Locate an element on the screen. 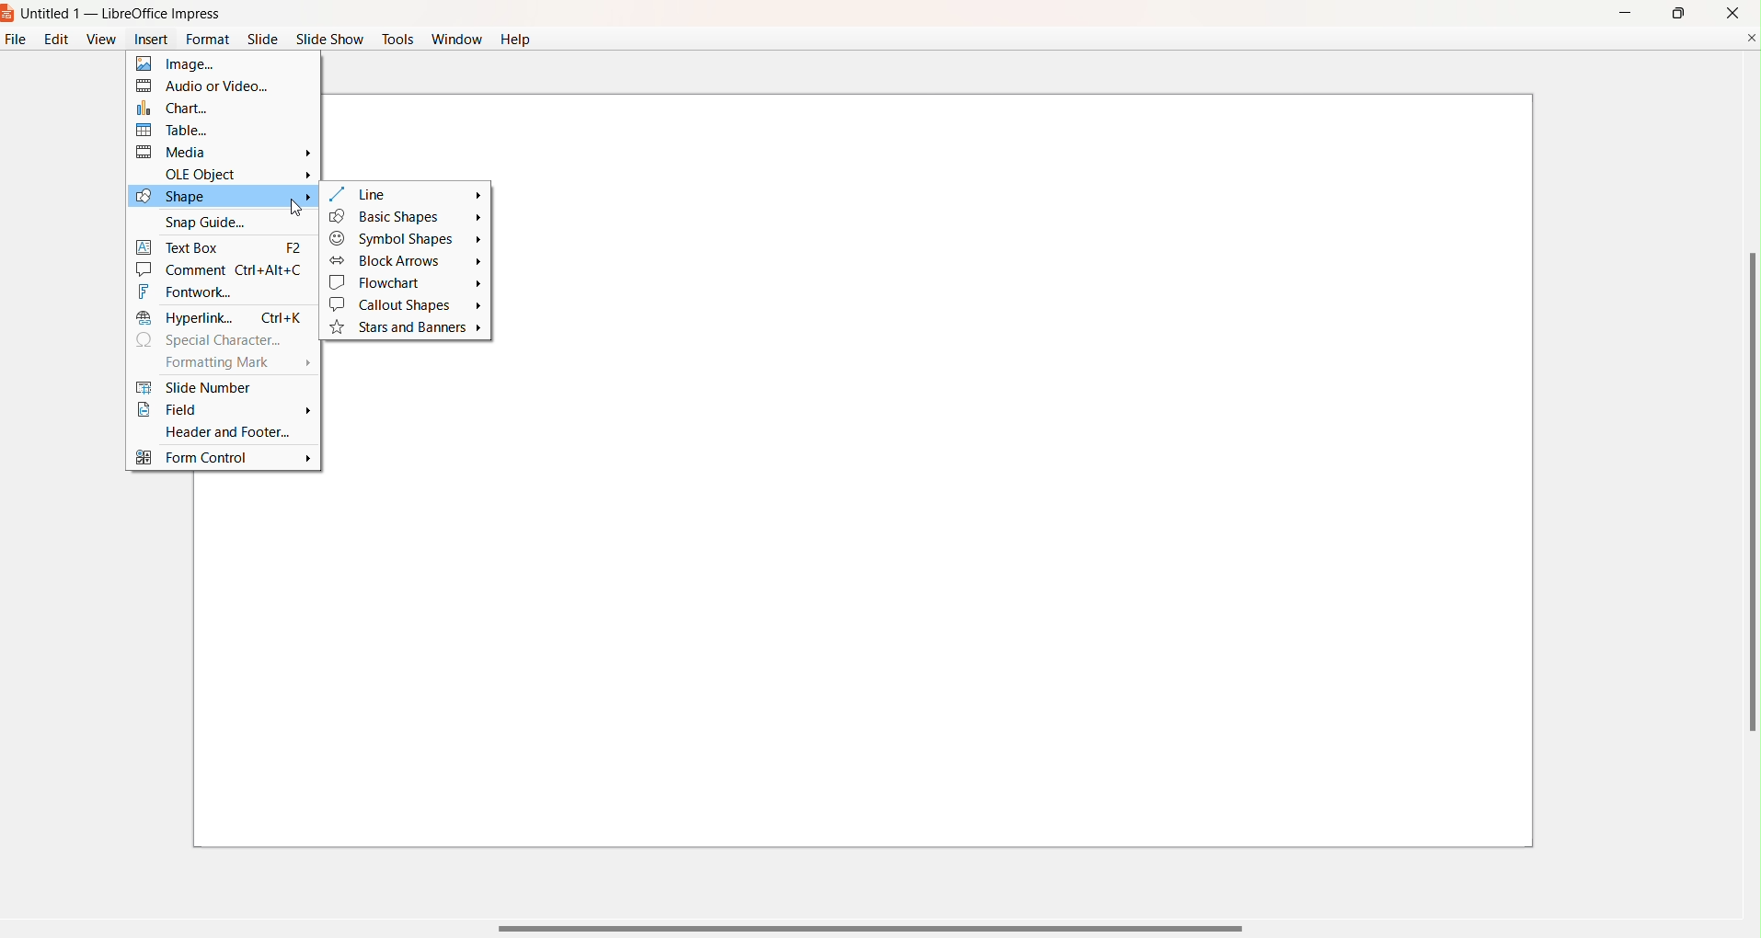  Help is located at coordinates (517, 40).